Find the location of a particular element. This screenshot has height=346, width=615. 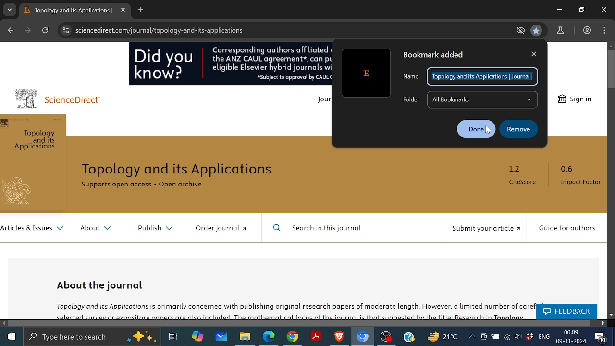

00:09 09-11-2024 is located at coordinates (571, 337).